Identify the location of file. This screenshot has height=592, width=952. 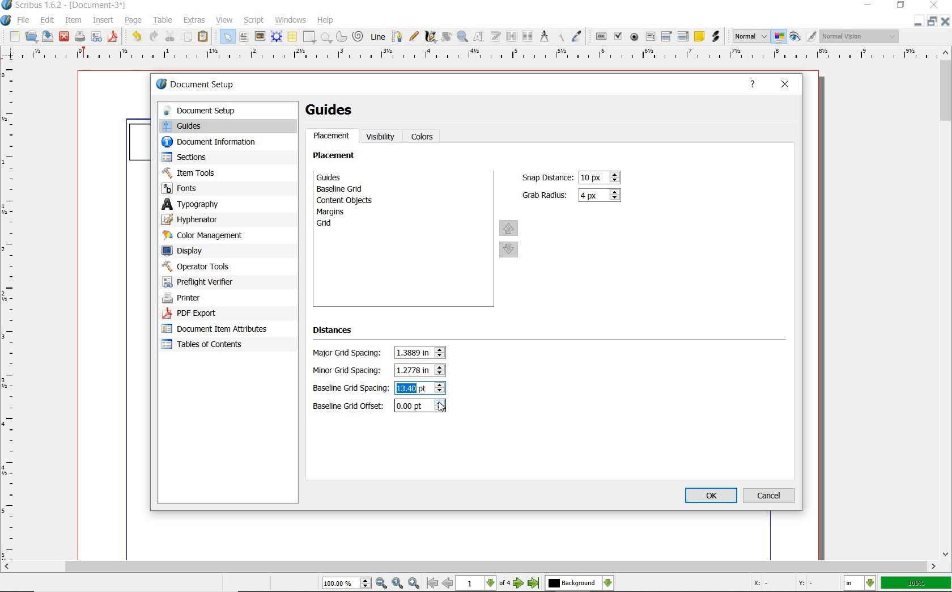
(25, 20).